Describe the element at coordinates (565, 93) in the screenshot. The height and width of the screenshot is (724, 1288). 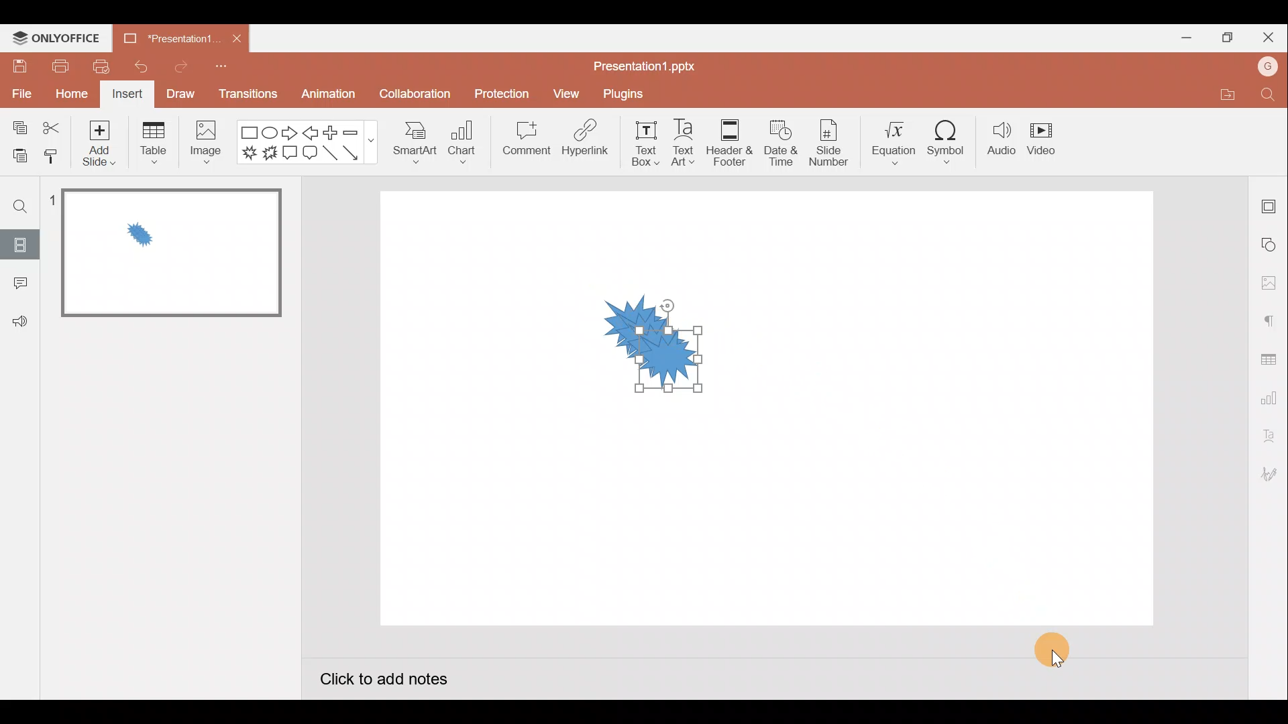
I see `View` at that location.